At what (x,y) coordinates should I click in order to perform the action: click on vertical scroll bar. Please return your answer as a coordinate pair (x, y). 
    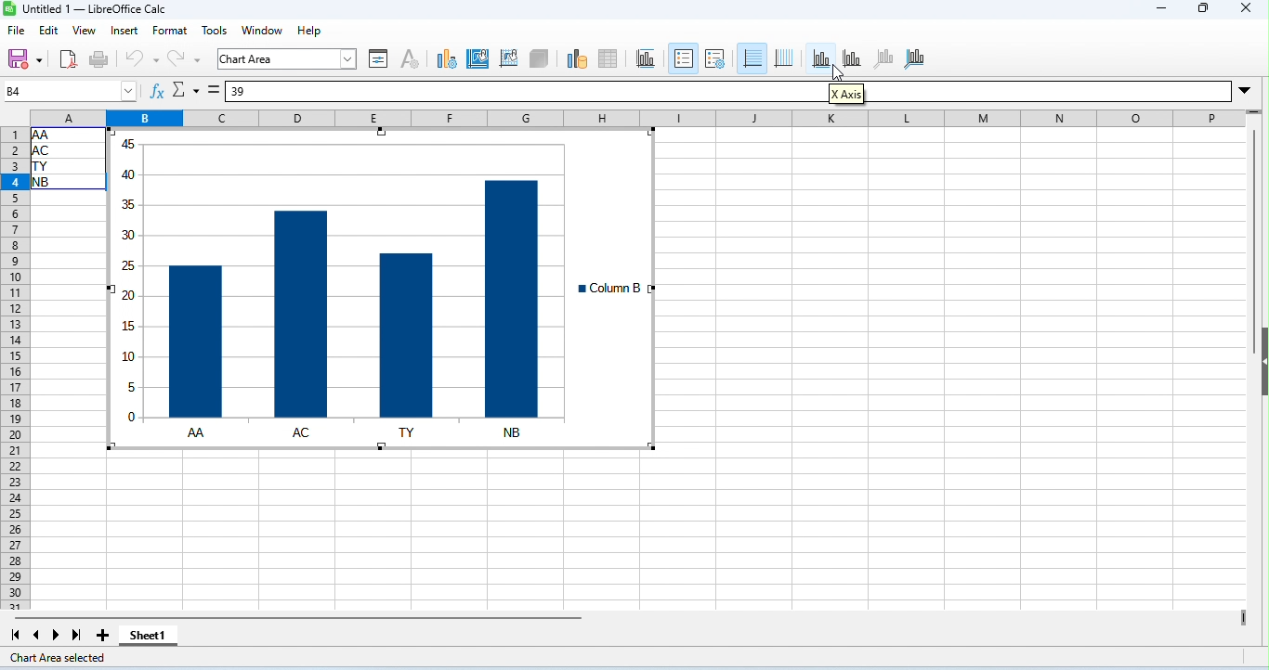
    Looking at the image, I should click on (1251, 244).